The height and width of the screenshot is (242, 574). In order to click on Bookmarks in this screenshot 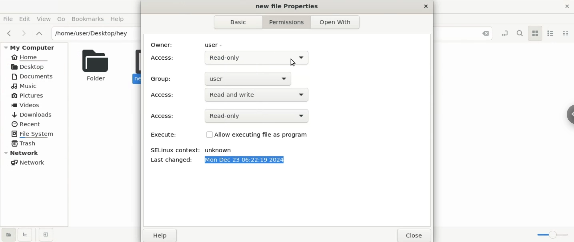, I will do `click(87, 19)`.